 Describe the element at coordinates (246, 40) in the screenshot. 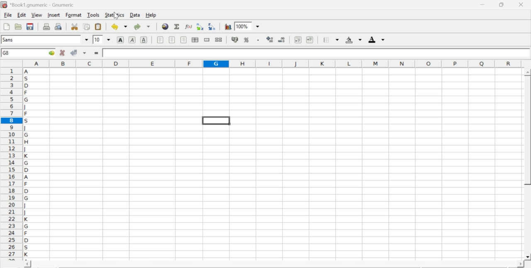

I see `format selection as percentage` at that location.